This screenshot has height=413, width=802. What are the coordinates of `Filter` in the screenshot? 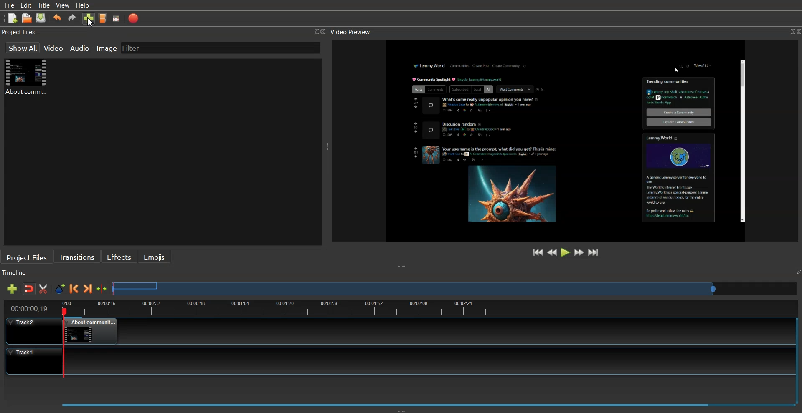 It's located at (138, 48).